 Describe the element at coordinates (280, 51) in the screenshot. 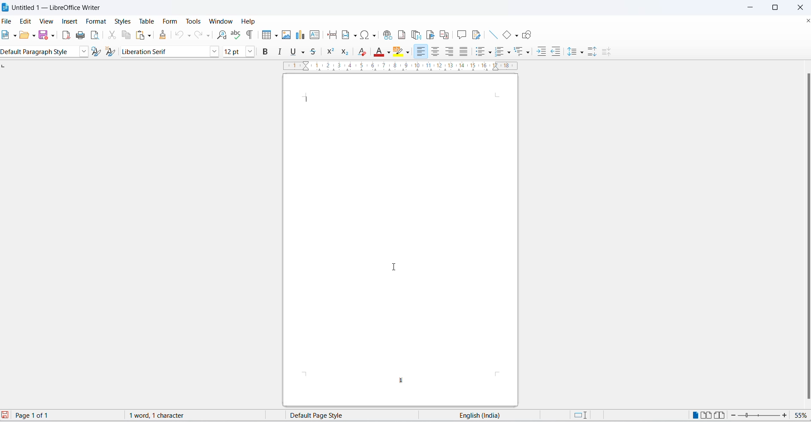

I see `italic` at that location.